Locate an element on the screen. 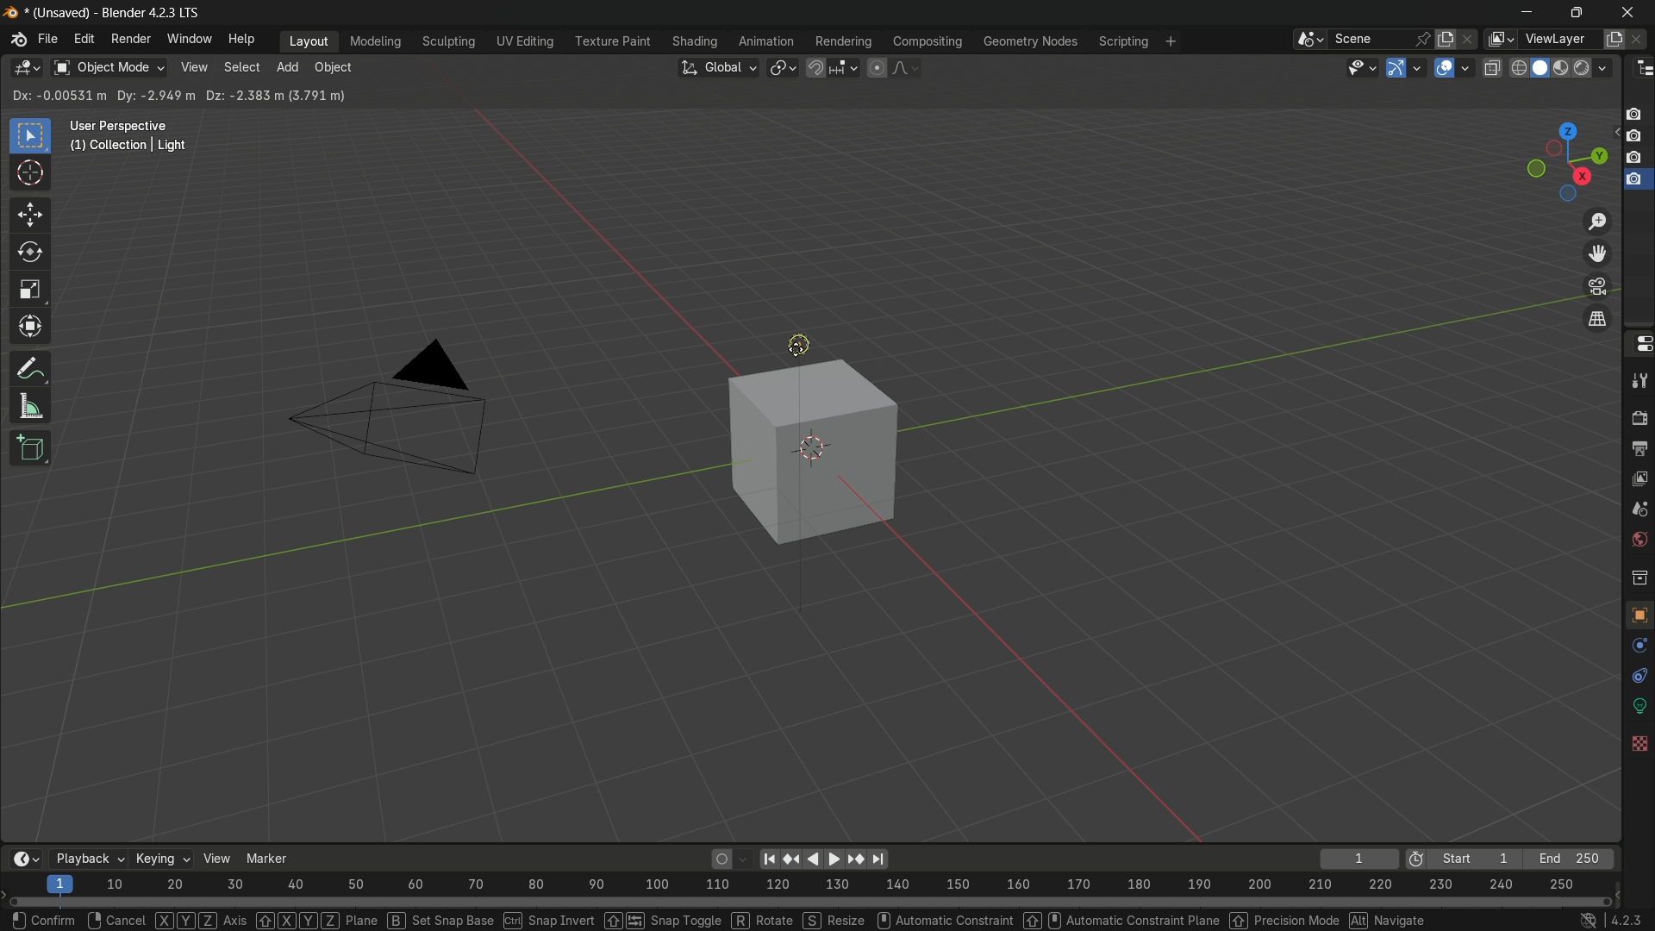  selectability and visibility is located at coordinates (1362, 66).